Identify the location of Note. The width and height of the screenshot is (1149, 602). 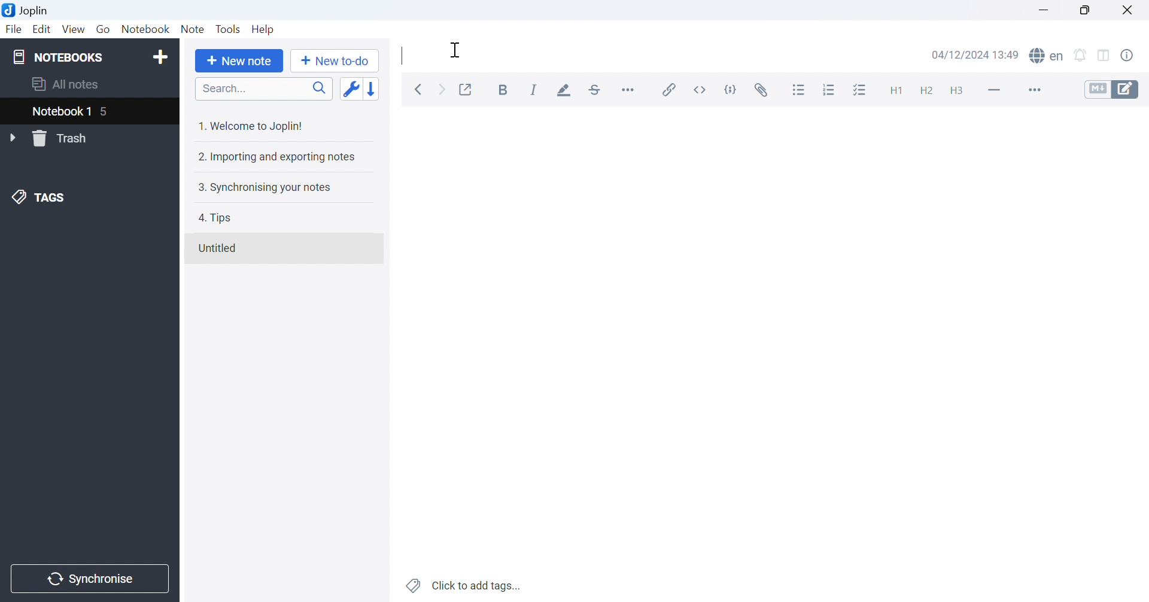
(193, 29).